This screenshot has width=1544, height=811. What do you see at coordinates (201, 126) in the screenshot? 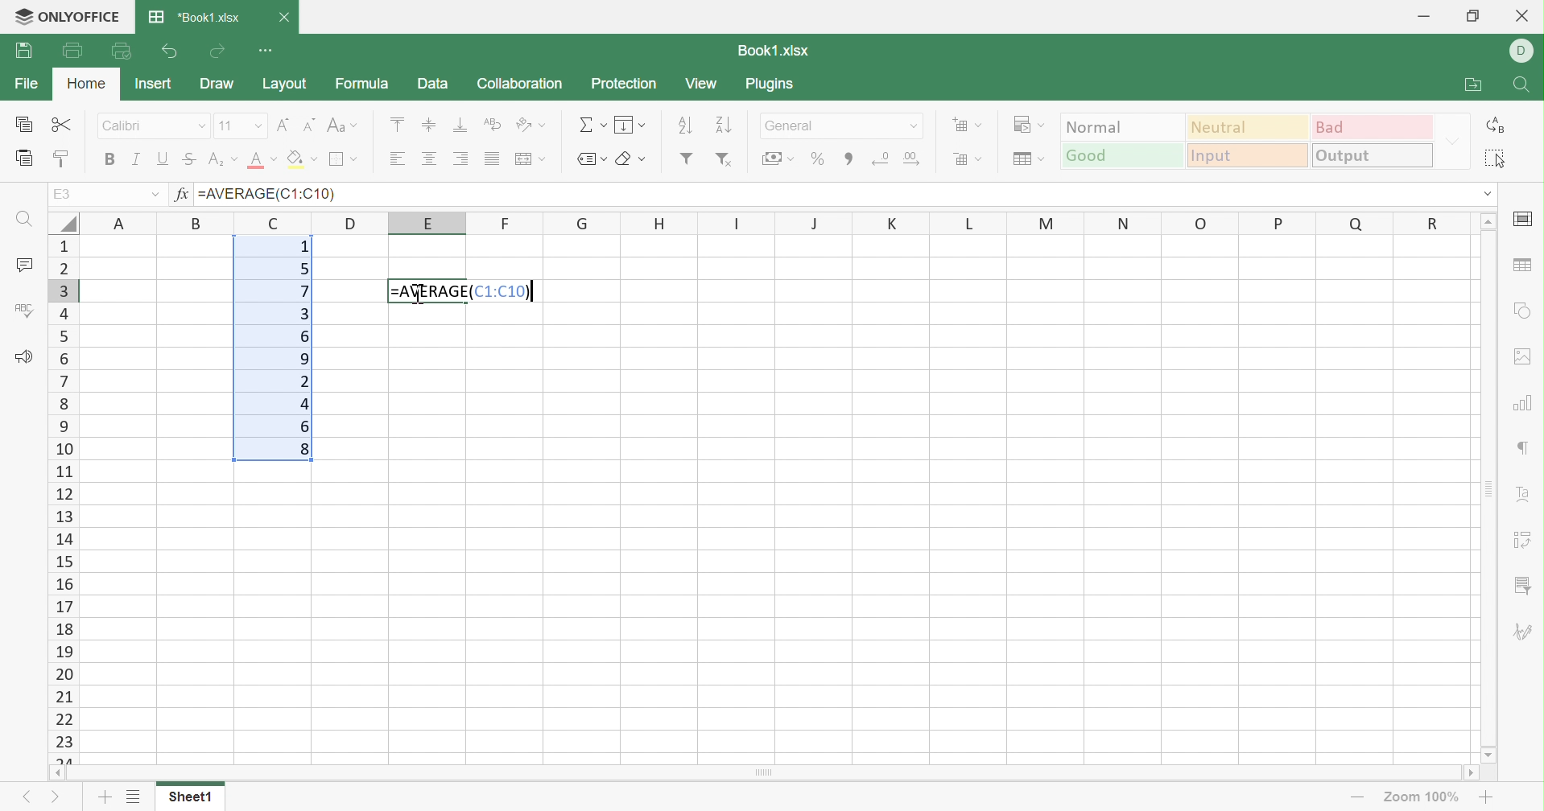
I see `Drop Down` at bounding box center [201, 126].